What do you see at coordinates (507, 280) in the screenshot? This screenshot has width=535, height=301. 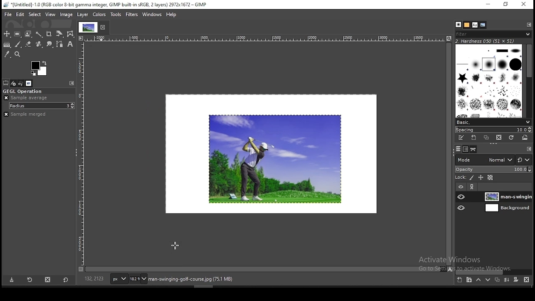 I see `merge layer` at bounding box center [507, 280].